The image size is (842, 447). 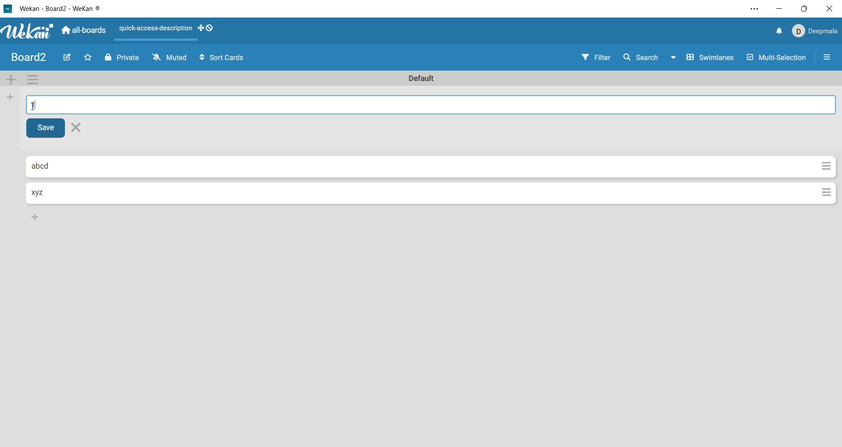 I want to click on favorite, so click(x=90, y=57).